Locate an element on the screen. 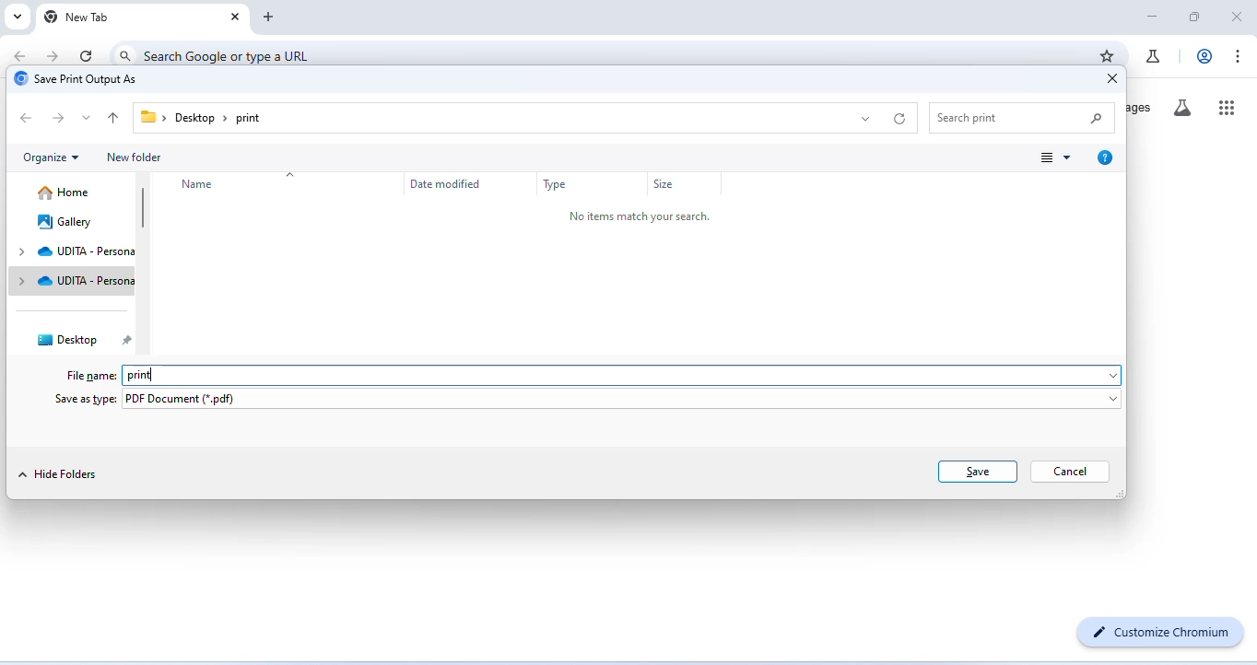  date modified is located at coordinates (439, 183).